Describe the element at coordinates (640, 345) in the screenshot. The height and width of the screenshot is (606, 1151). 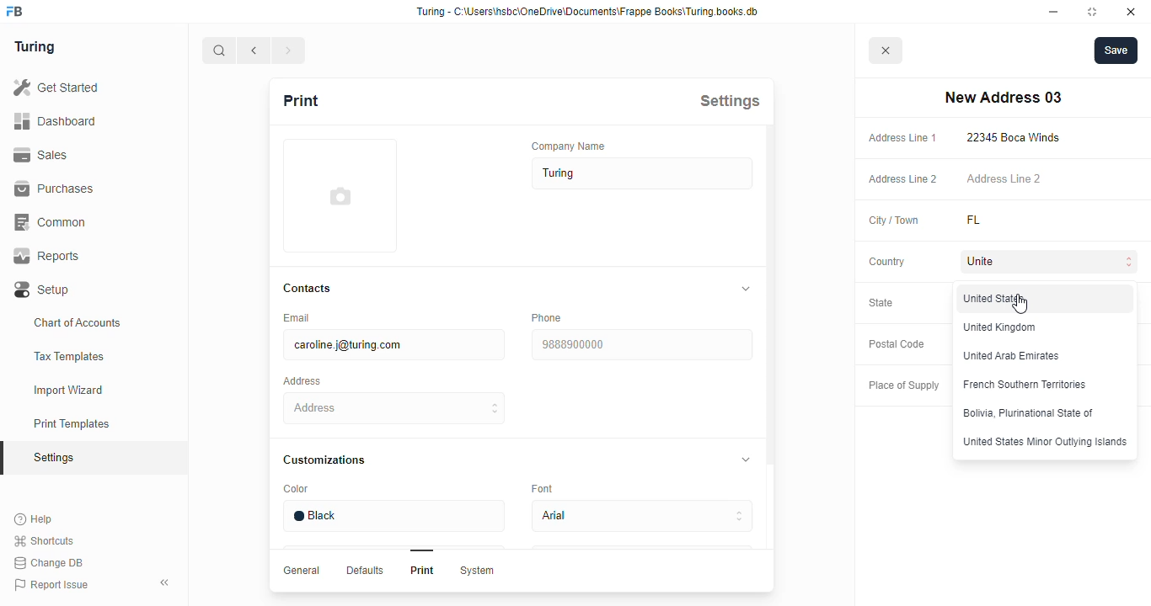
I see `9888900000` at that location.